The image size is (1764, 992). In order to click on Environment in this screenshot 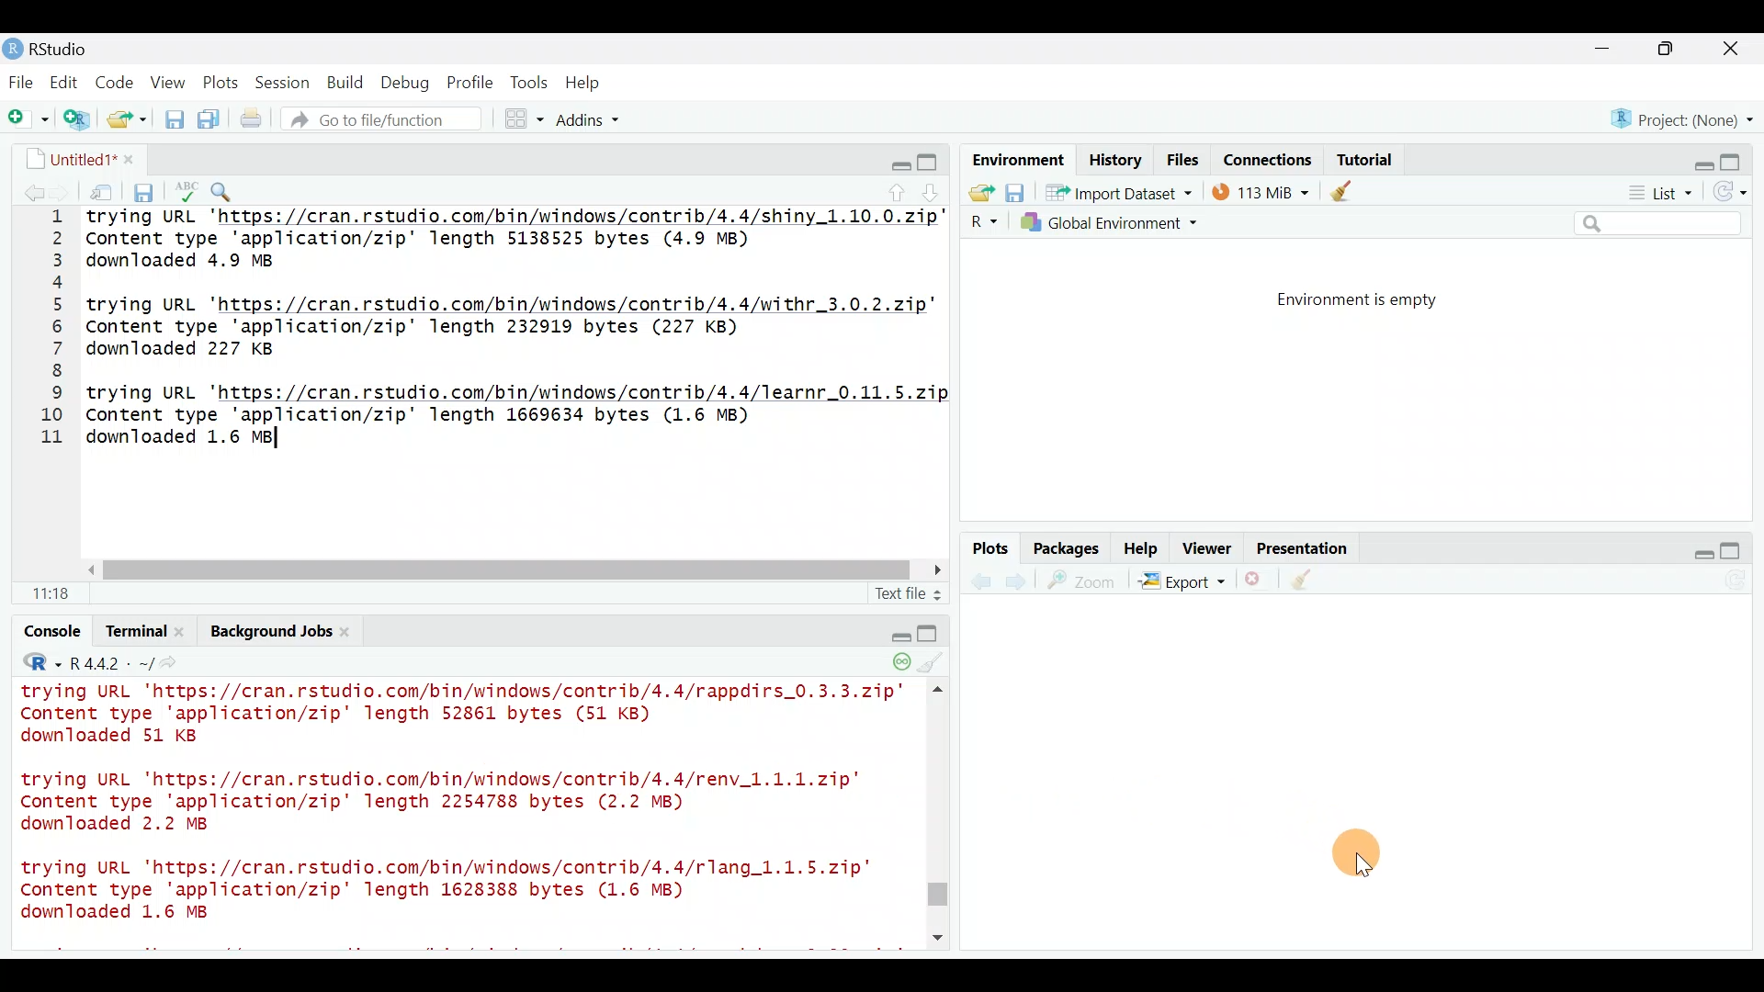, I will do `click(1015, 159)`.